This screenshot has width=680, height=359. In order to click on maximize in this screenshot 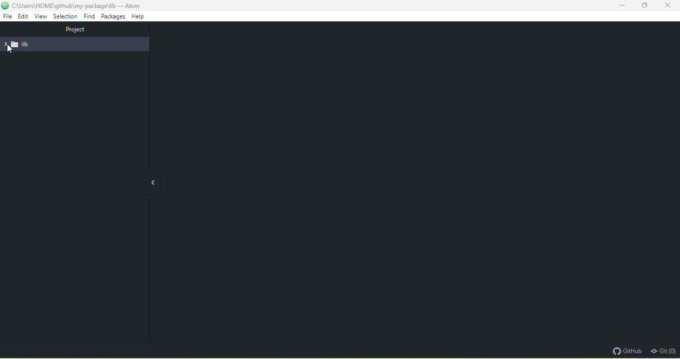, I will do `click(646, 5)`.